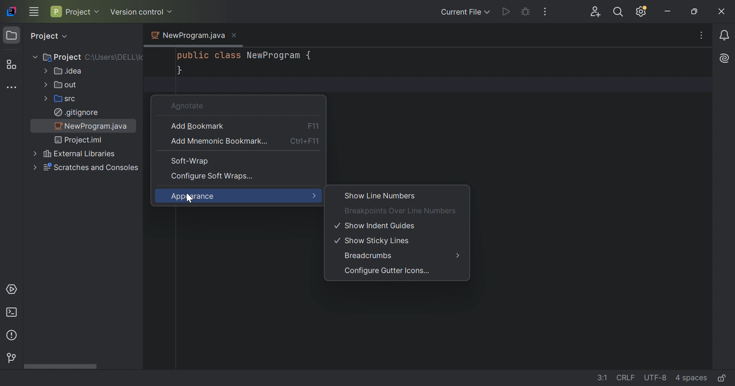 The width and height of the screenshot is (735, 386). What do you see at coordinates (93, 126) in the screenshot?
I see `NewProgram.java` at bounding box center [93, 126].